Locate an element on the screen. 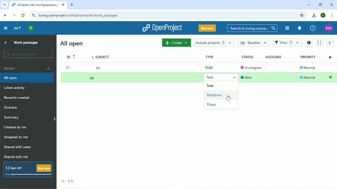 The width and height of the screenshot is (337, 189). Task is located at coordinates (208, 68).